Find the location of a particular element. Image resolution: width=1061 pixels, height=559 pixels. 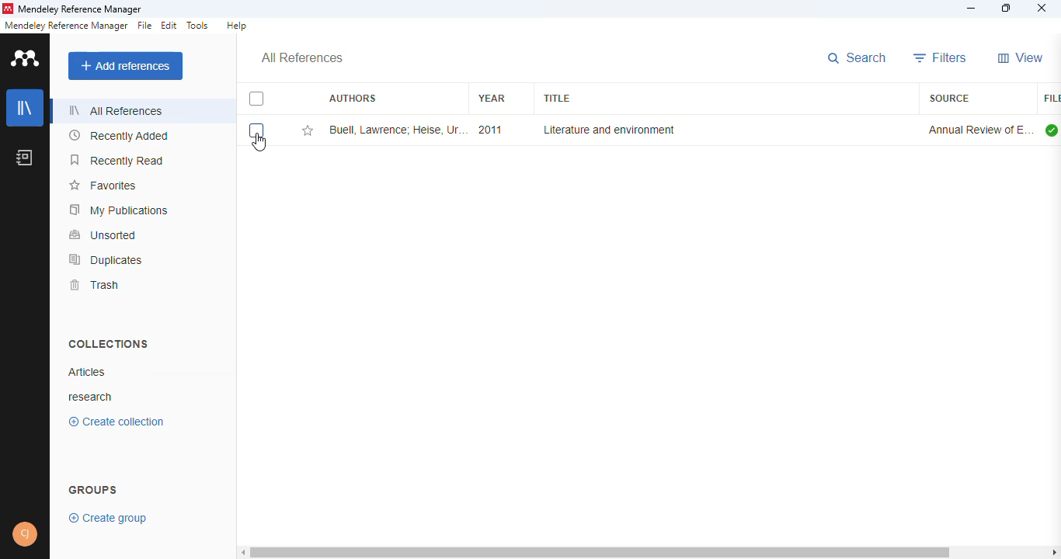

year is located at coordinates (492, 98).